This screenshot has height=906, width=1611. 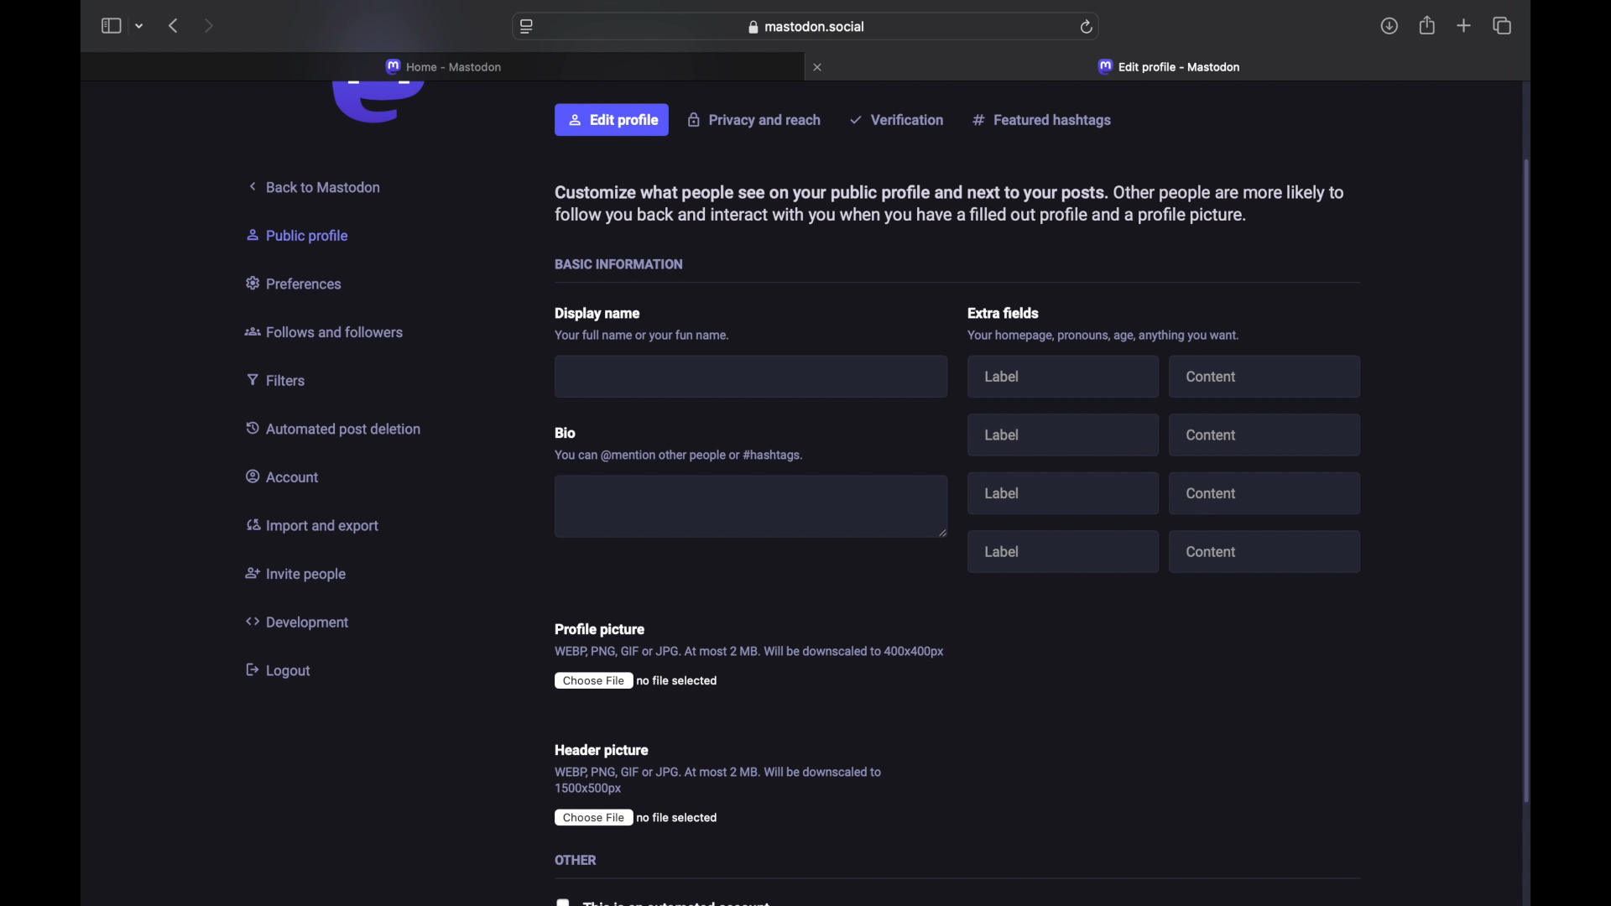 I want to click on next, so click(x=208, y=25).